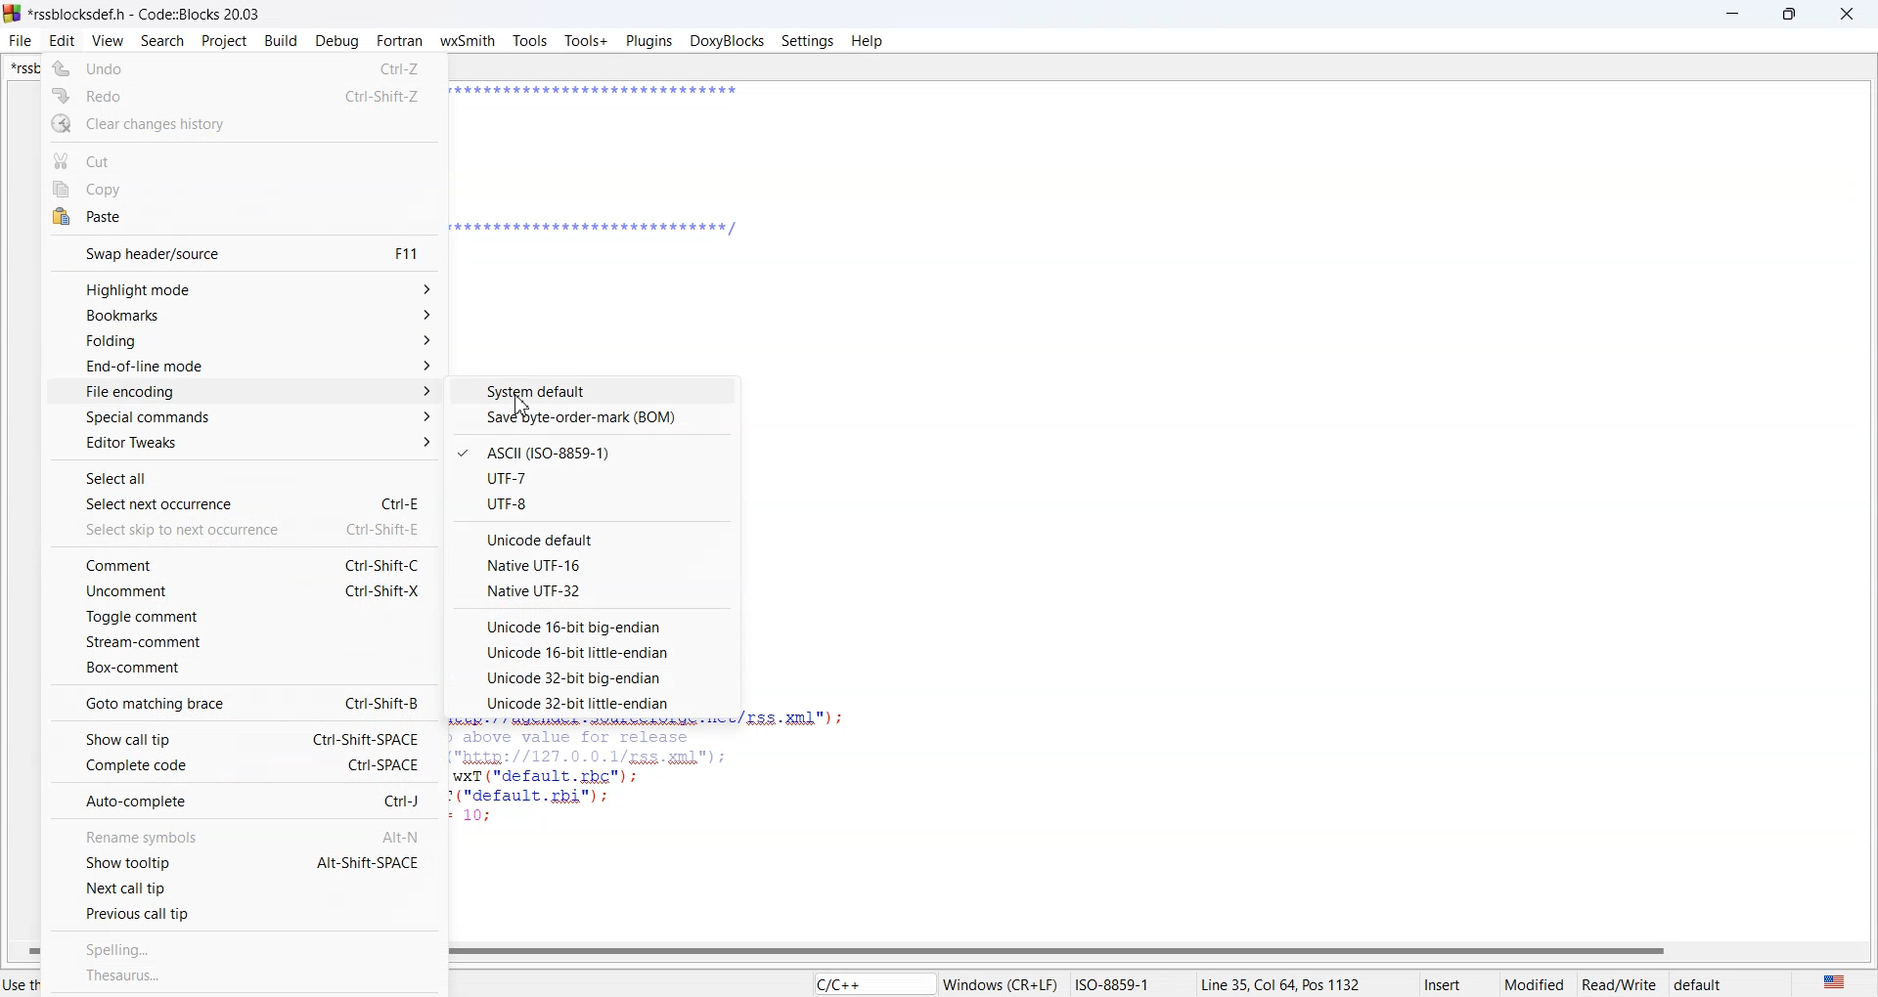 The width and height of the screenshot is (1878, 997). I want to click on File, so click(21, 40).